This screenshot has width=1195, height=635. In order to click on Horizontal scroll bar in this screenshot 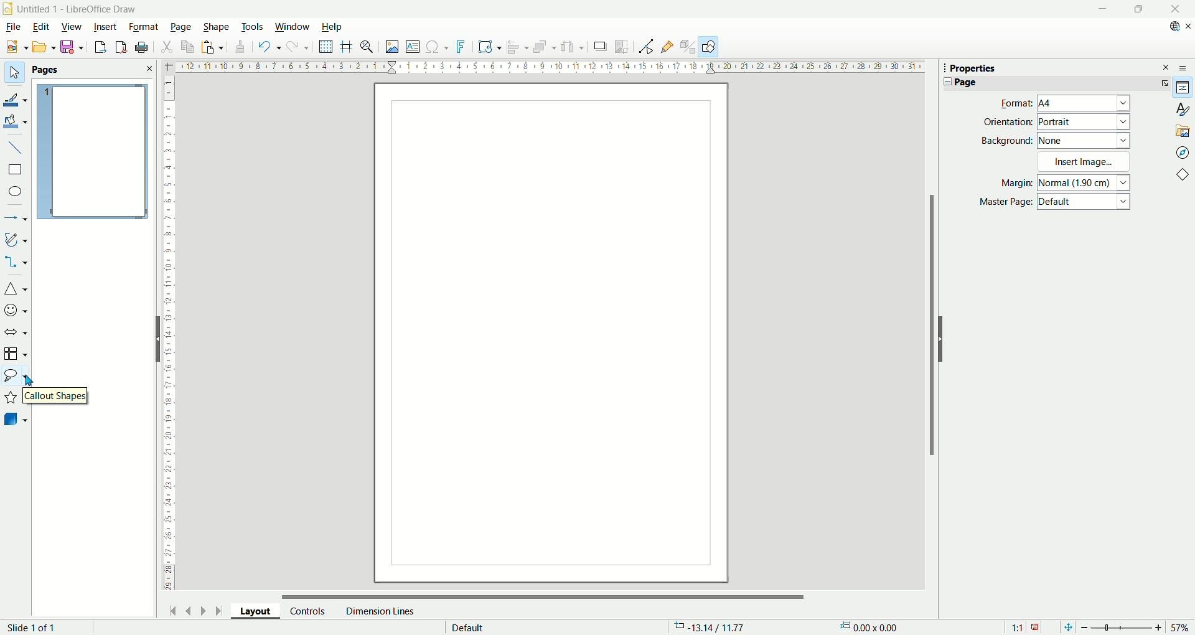, I will do `click(544, 593)`.